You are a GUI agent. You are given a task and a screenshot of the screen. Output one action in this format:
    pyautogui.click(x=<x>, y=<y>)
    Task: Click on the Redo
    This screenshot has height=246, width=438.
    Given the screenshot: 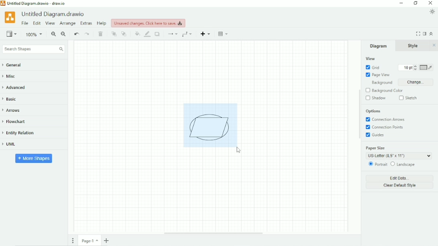 What is the action you would take?
    pyautogui.click(x=87, y=34)
    